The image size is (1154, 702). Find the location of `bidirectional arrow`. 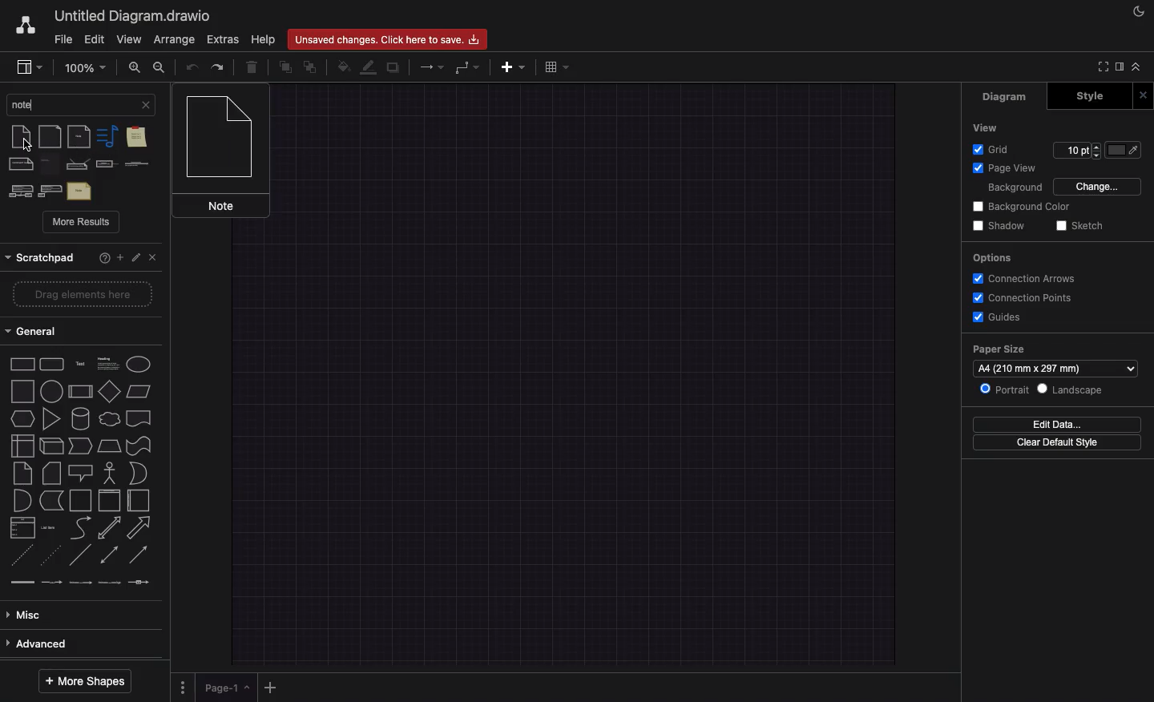

bidirectional arrow is located at coordinates (109, 527).